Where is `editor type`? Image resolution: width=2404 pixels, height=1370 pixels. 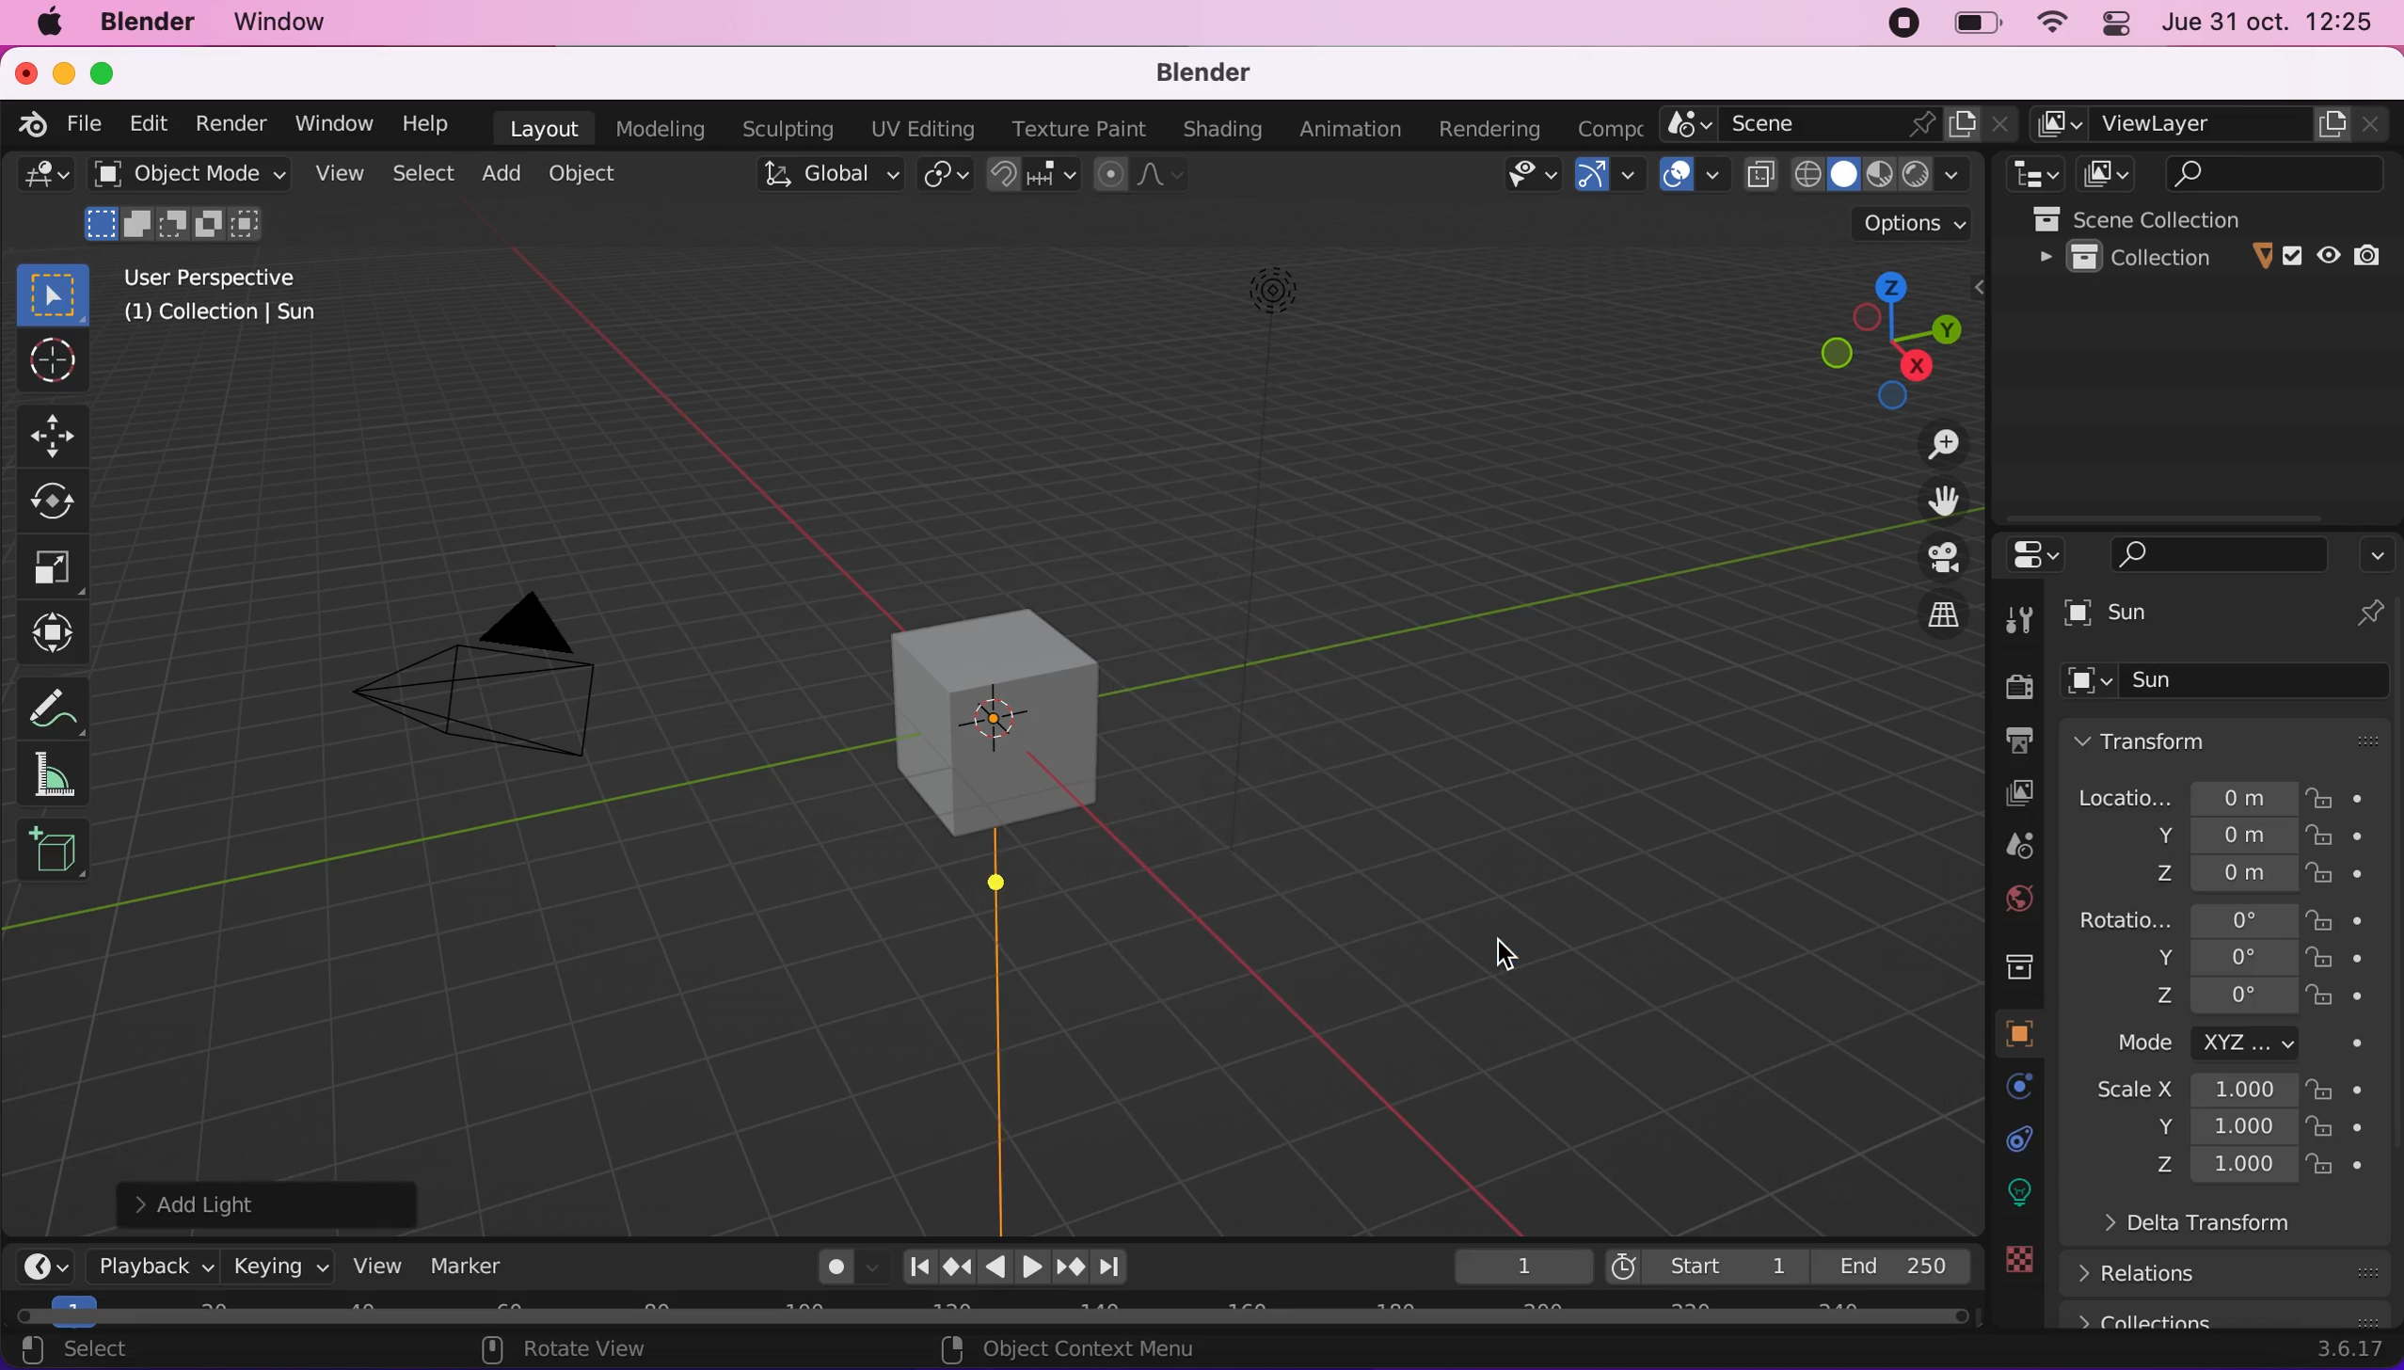 editor type is located at coordinates (40, 183).